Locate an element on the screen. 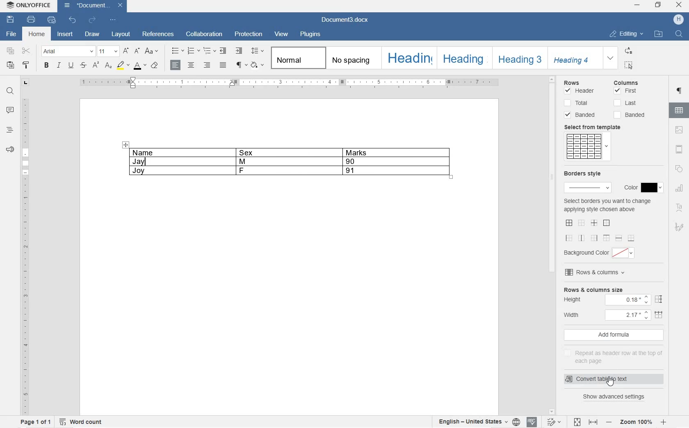  distribute columns is located at coordinates (659, 316).